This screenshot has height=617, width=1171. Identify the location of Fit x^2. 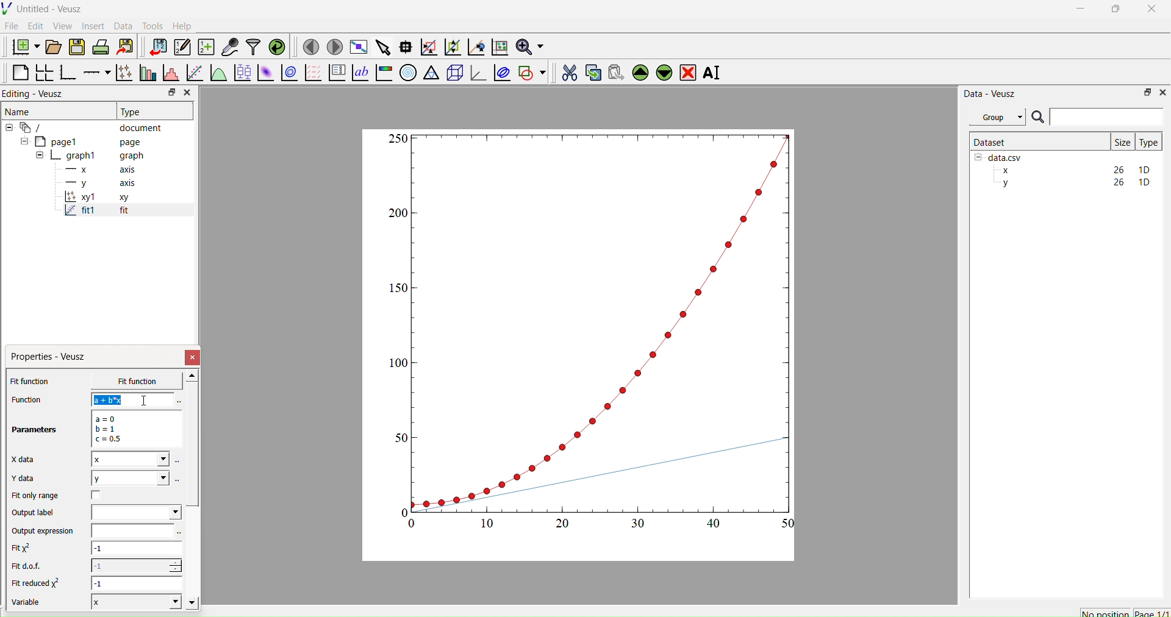
(27, 548).